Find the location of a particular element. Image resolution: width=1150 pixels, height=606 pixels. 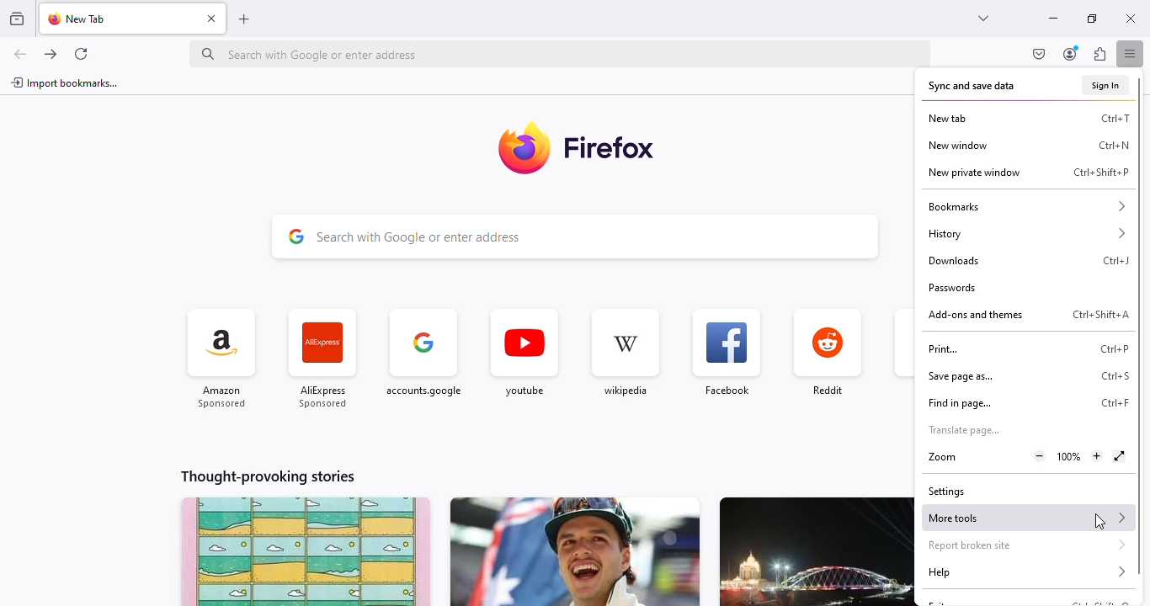

reset zoom level is located at coordinates (1069, 457).